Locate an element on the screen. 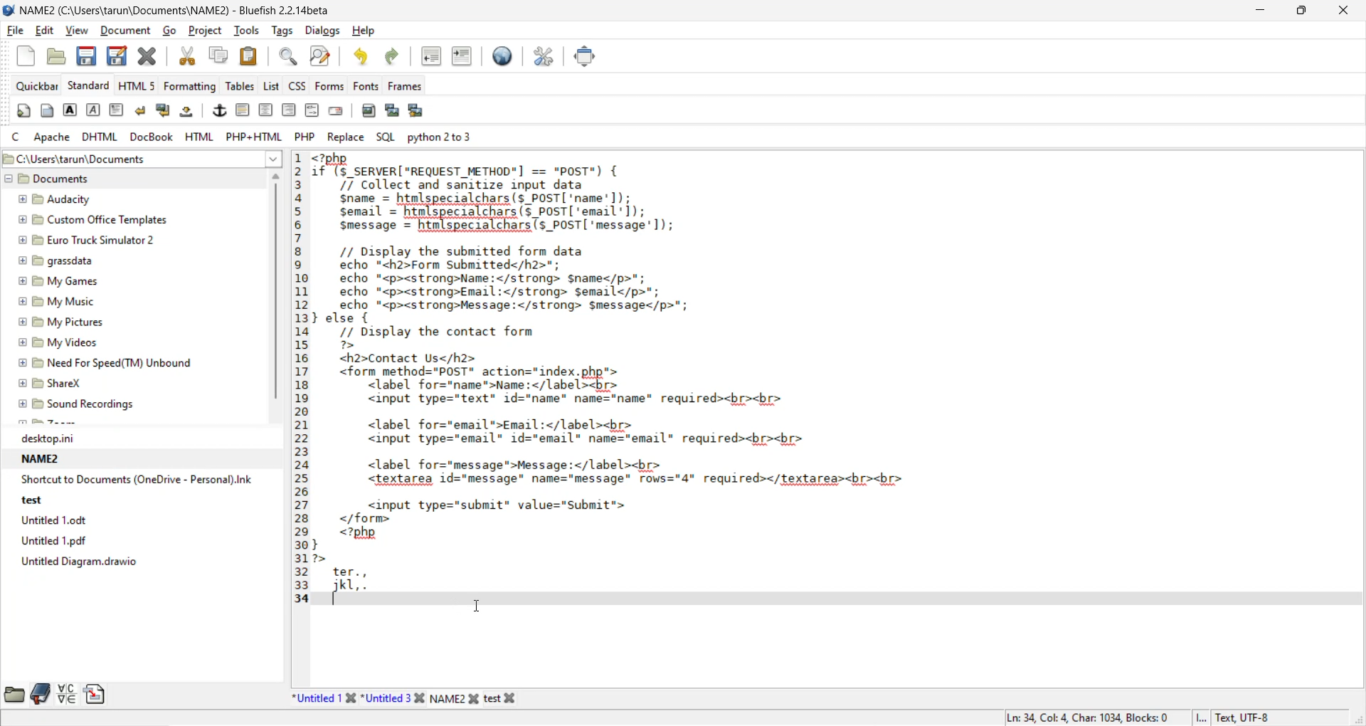 This screenshot has width=1366, height=726. file path is located at coordinates (144, 157).